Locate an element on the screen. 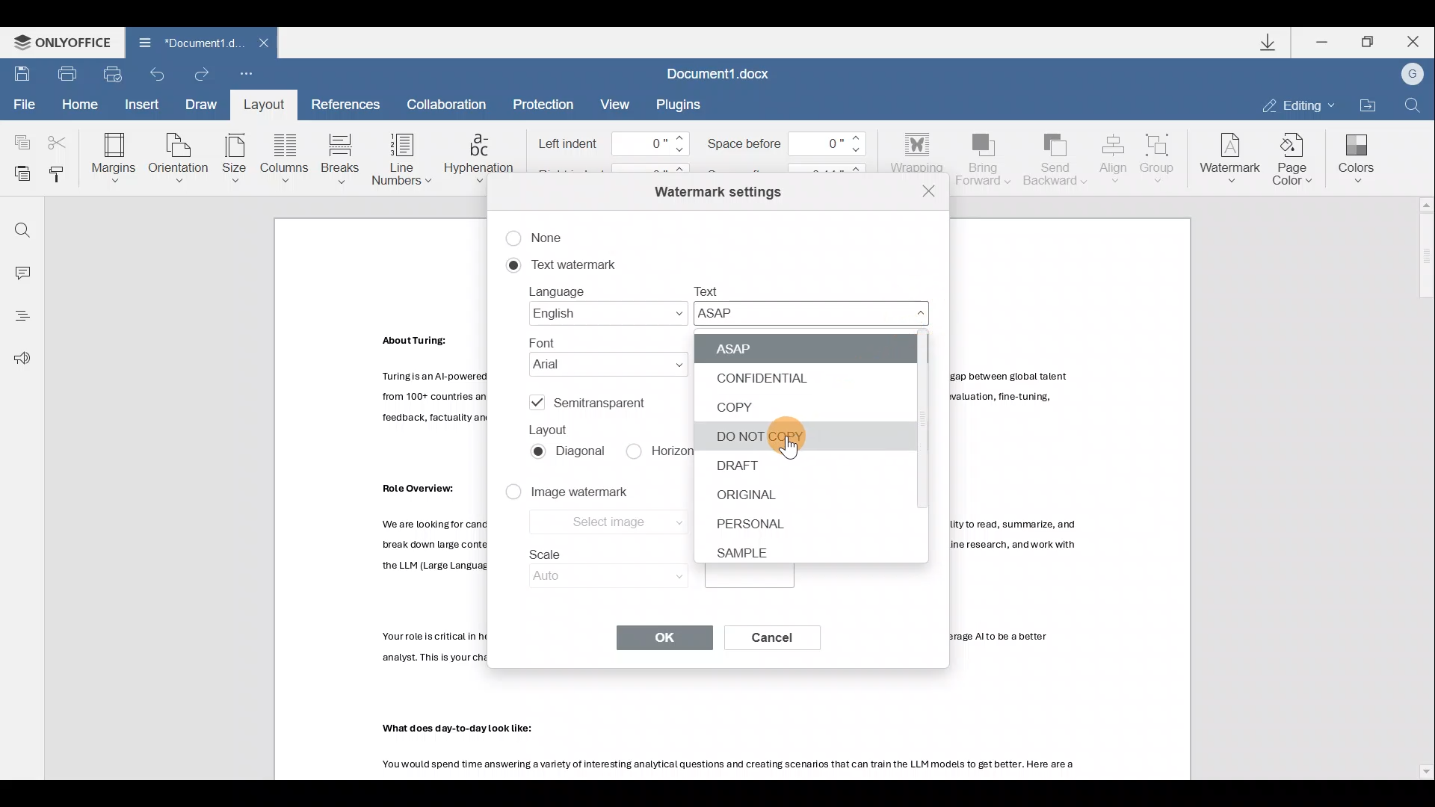 This screenshot has width=1435, height=807. ONLYOFFICE is located at coordinates (62, 41).